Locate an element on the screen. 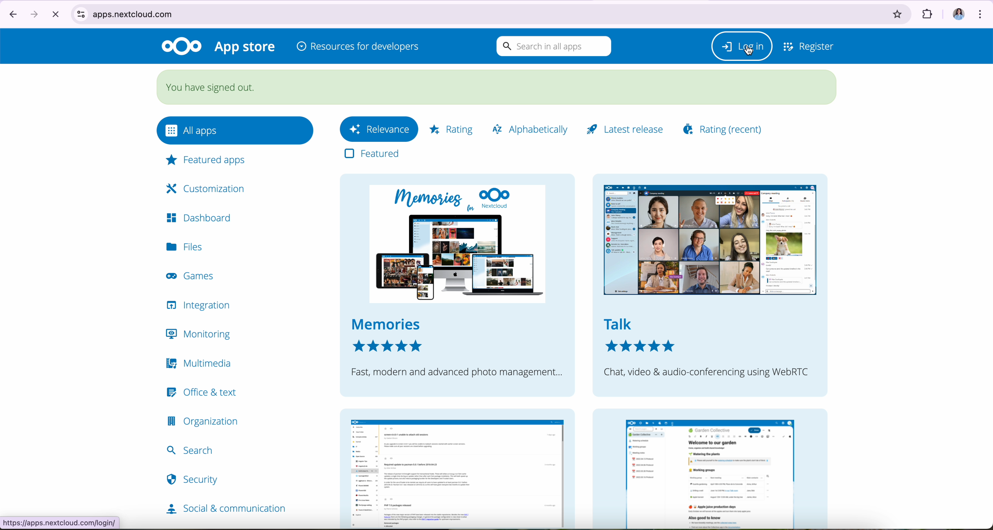 The height and width of the screenshot is (530, 993). social & communication is located at coordinates (226, 508).